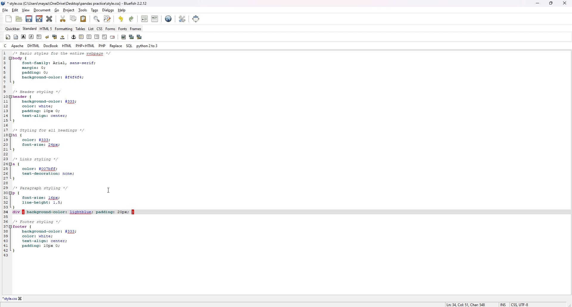 The width and height of the screenshot is (572, 307). What do you see at coordinates (34, 46) in the screenshot?
I see `dhtml` at bounding box center [34, 46].